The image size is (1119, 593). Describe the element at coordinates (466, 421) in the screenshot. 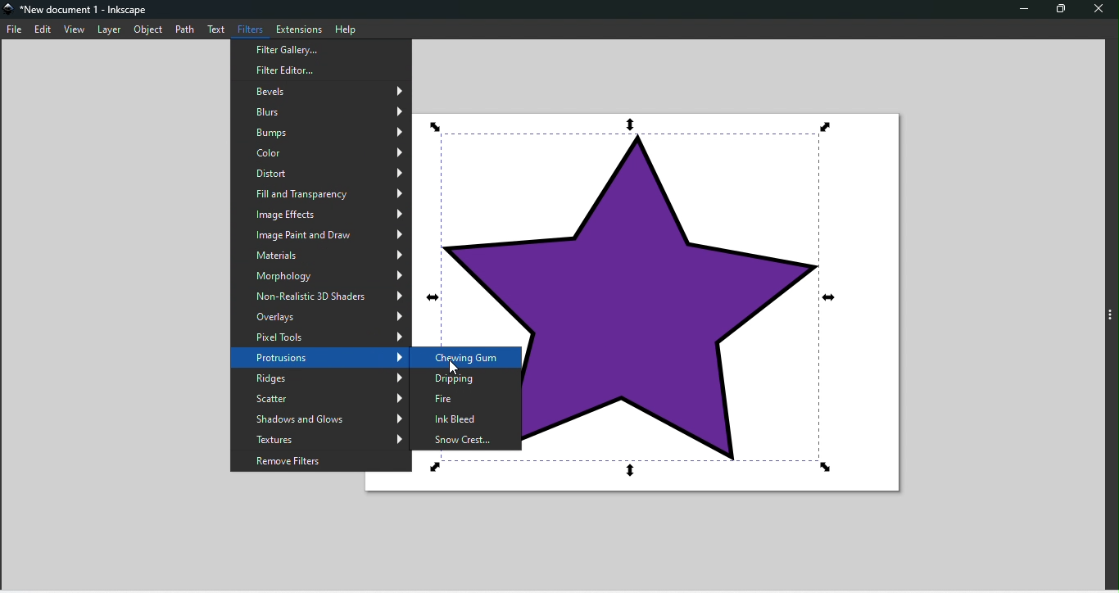

I see `Ink Bleed` at that location.